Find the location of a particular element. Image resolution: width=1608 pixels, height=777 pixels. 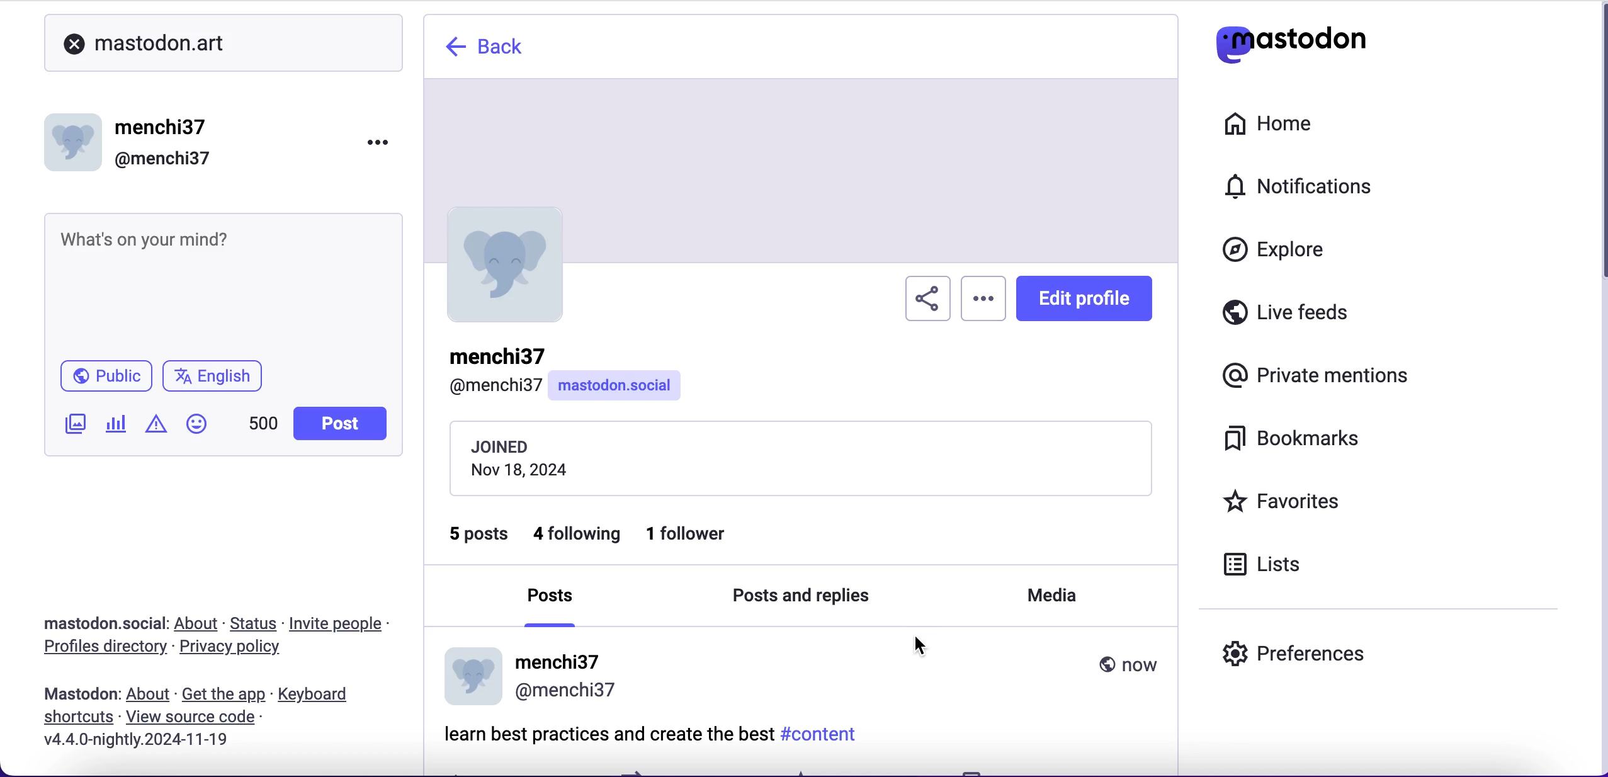

profiles directory is located at coordinates (101, 649).